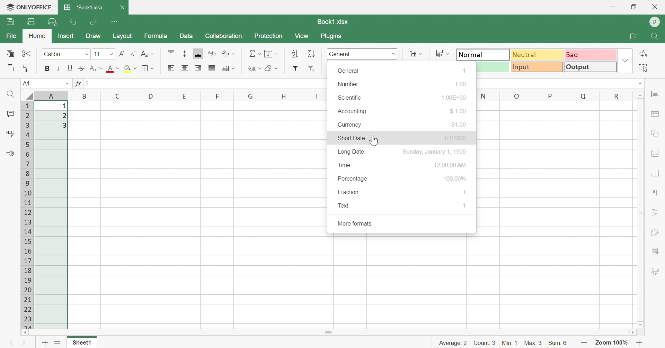  I want to click on Select all, so click(644, 68).